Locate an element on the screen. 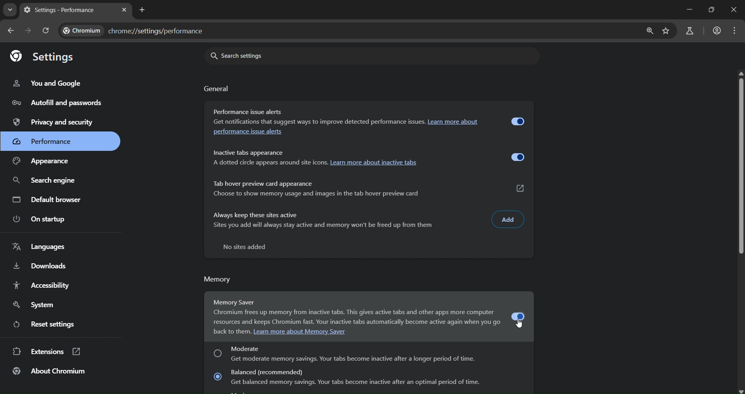 The image size is (745, 394). link is located at coordinates (521, 189).